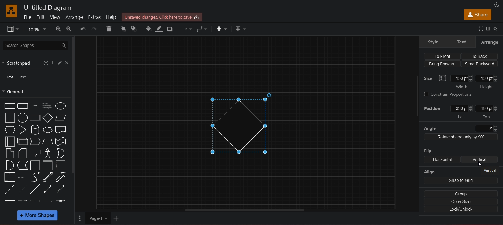 Image resolution: width=503 pixels, height=225 pixels. I want to click on view, so click(57, 17).